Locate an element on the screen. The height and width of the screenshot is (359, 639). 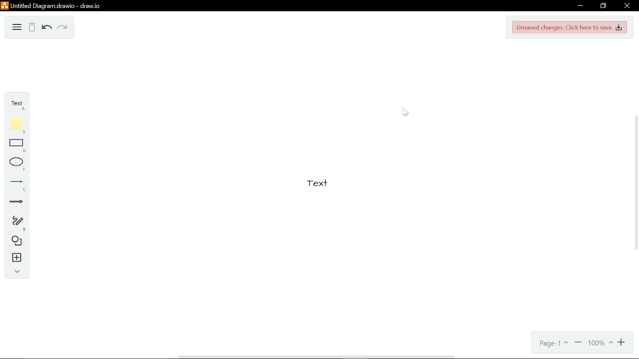
Text added is located at coordinates (322, 187).